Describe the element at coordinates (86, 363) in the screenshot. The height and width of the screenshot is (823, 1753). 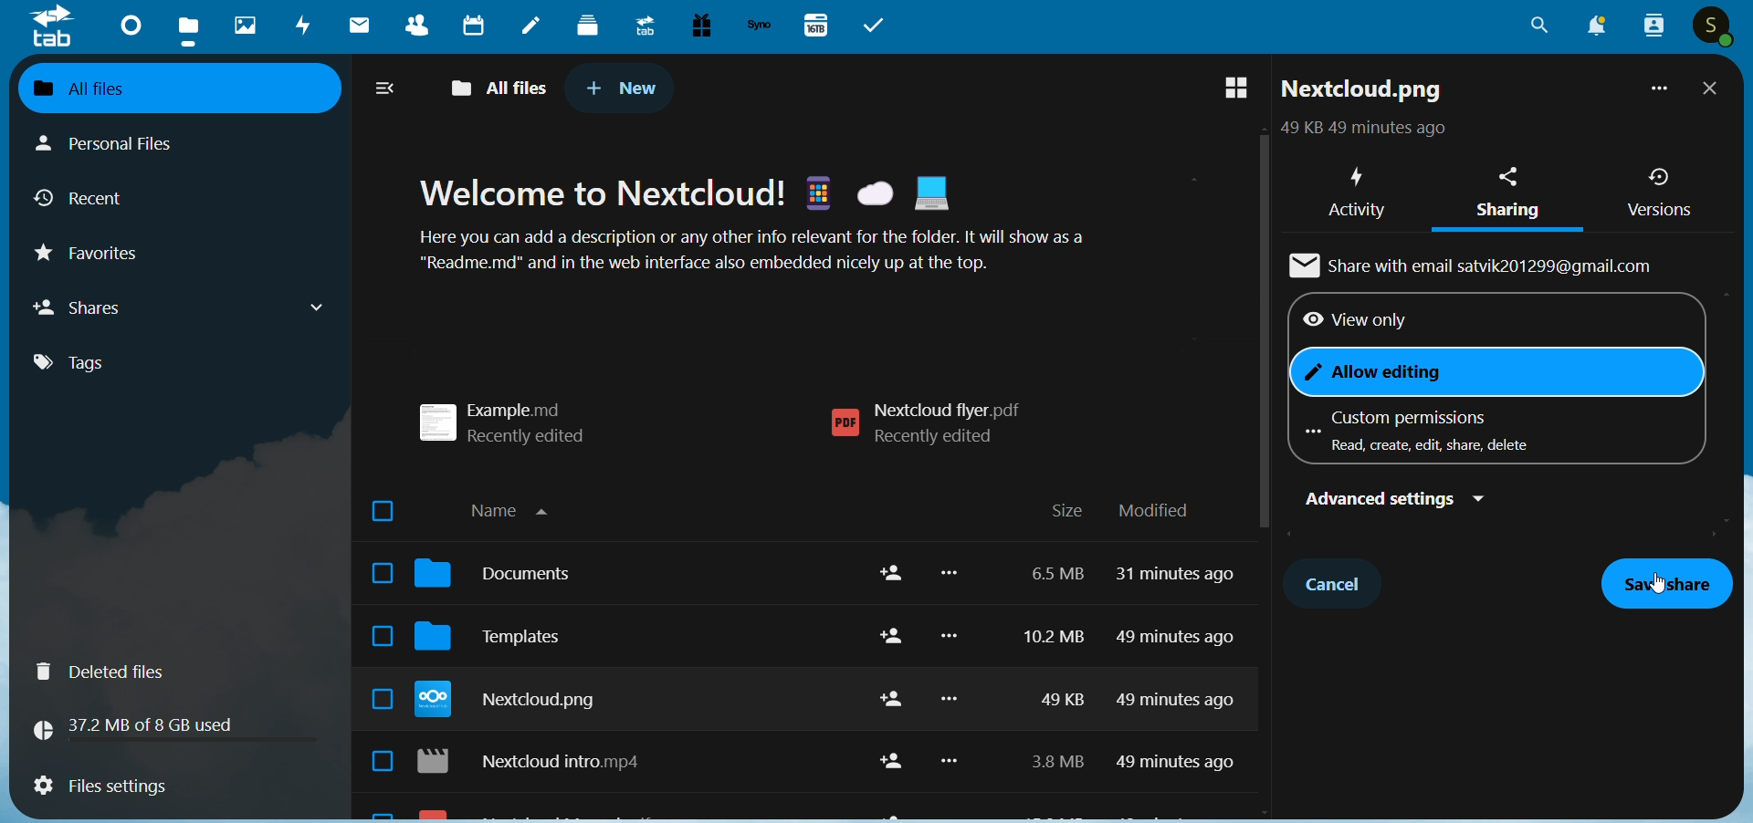
I see `tags` at that location.